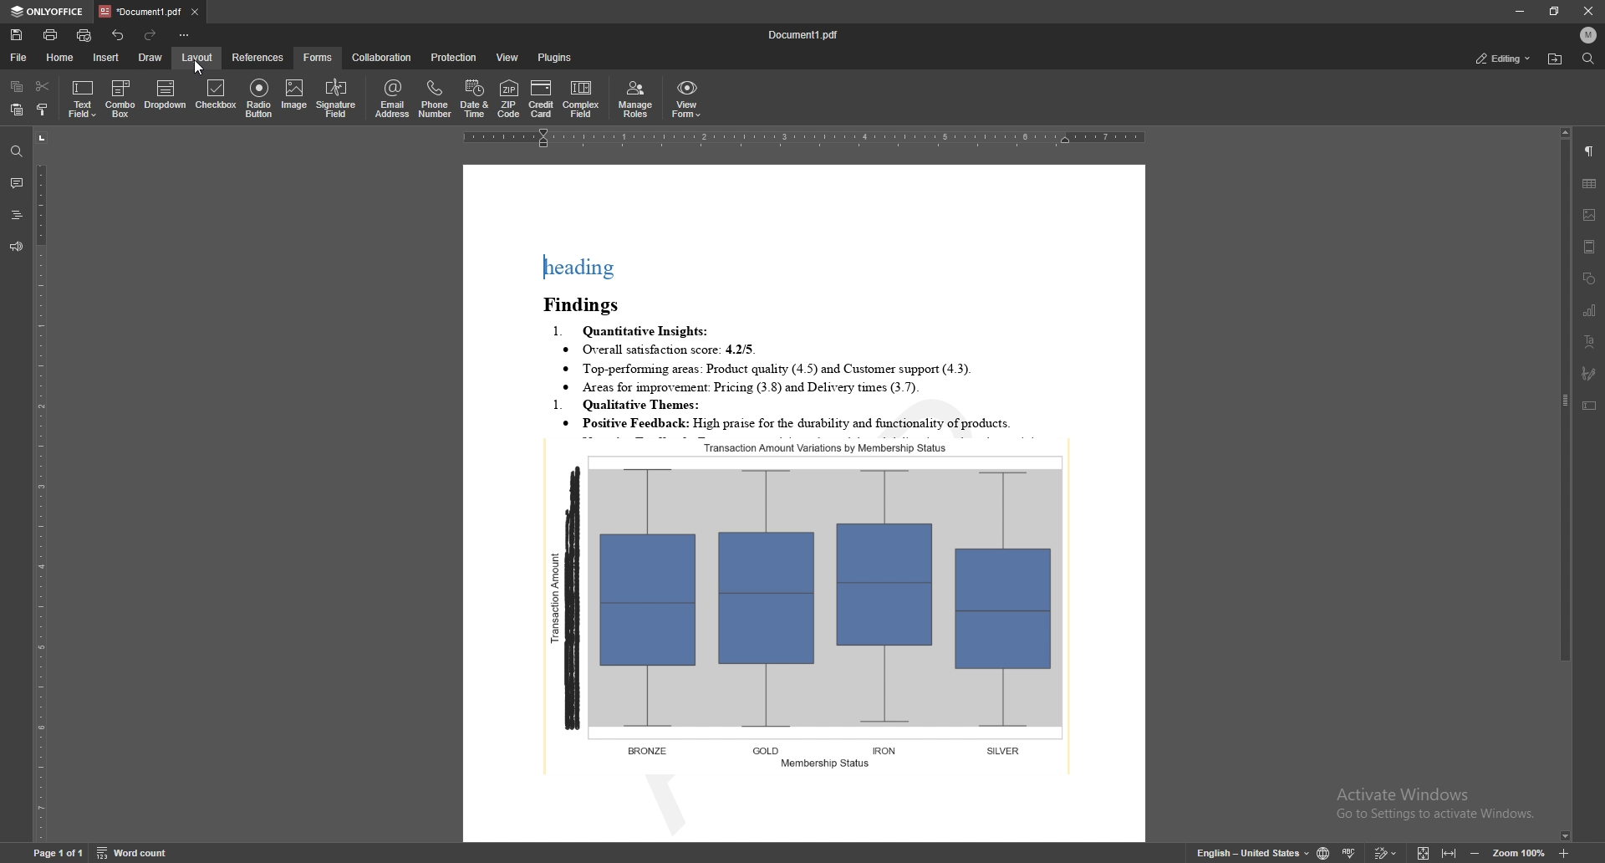 The height and width of the screenshot is (863, 1605). Describe the element at coordinates (1589, 278) in the screenshot. I see `shapes` at that location.